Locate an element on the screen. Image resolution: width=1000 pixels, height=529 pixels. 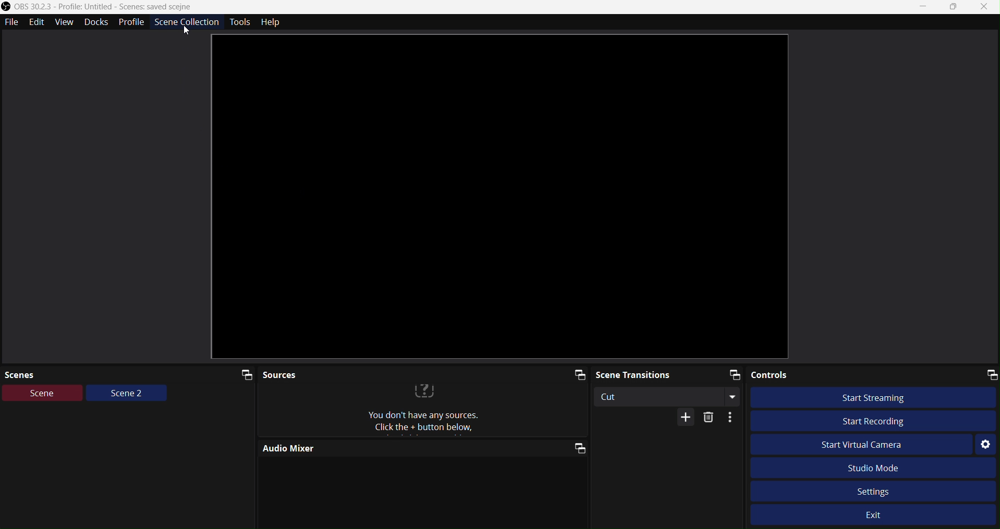
minimize is located at coordinates (923, 6).